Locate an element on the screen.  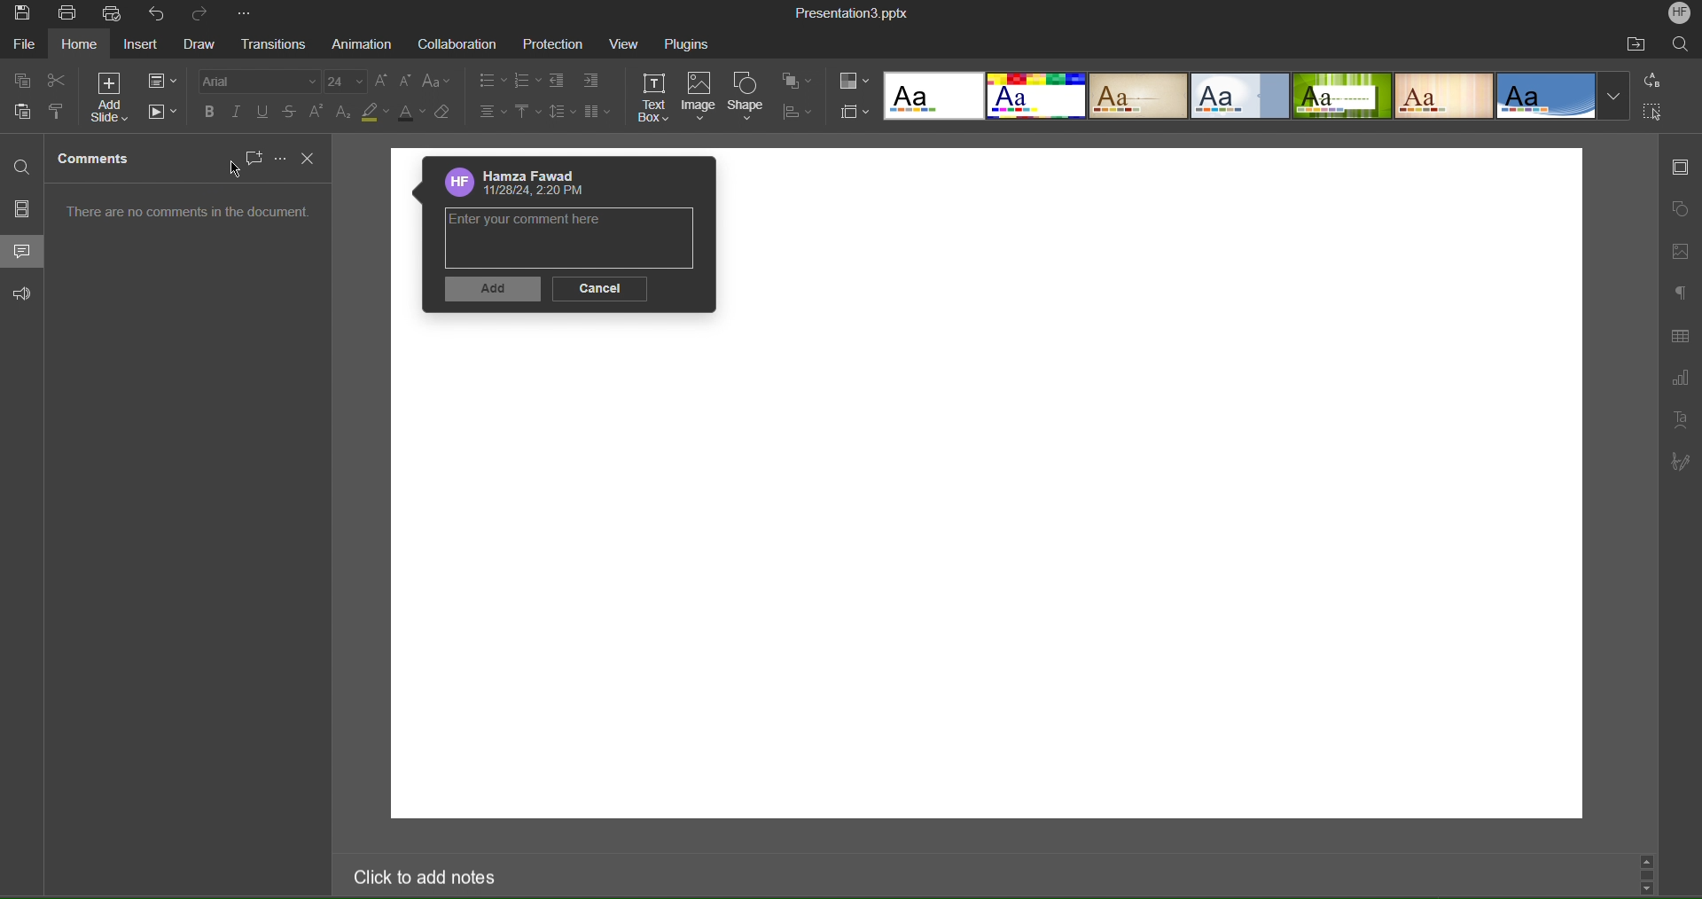
Draw is located at coordinates (198, 45).